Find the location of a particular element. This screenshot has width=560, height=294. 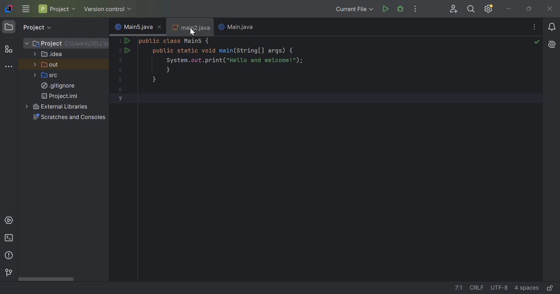

IntelliJ IDEA icon is located at coordinates (8, 8).